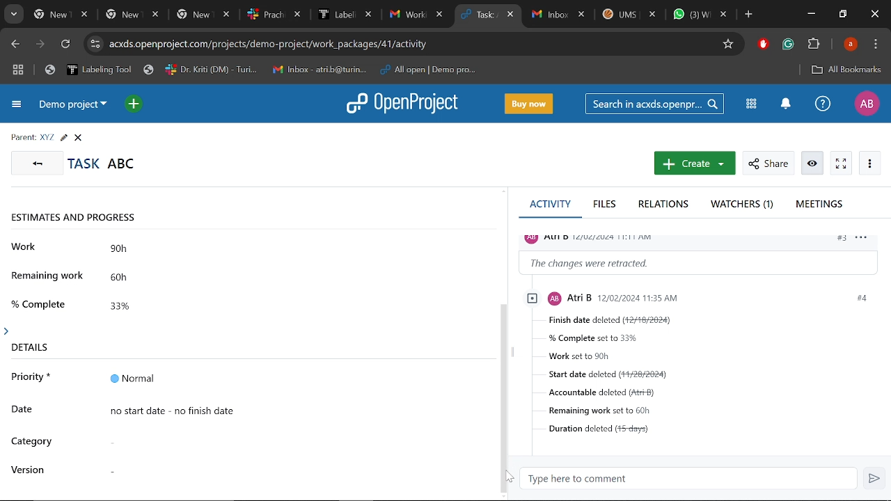 The width and height of the screenshot is (891, 501). Describe the element at coordinates (743, 205) in the screenshot. I see `Watchers` at that location.